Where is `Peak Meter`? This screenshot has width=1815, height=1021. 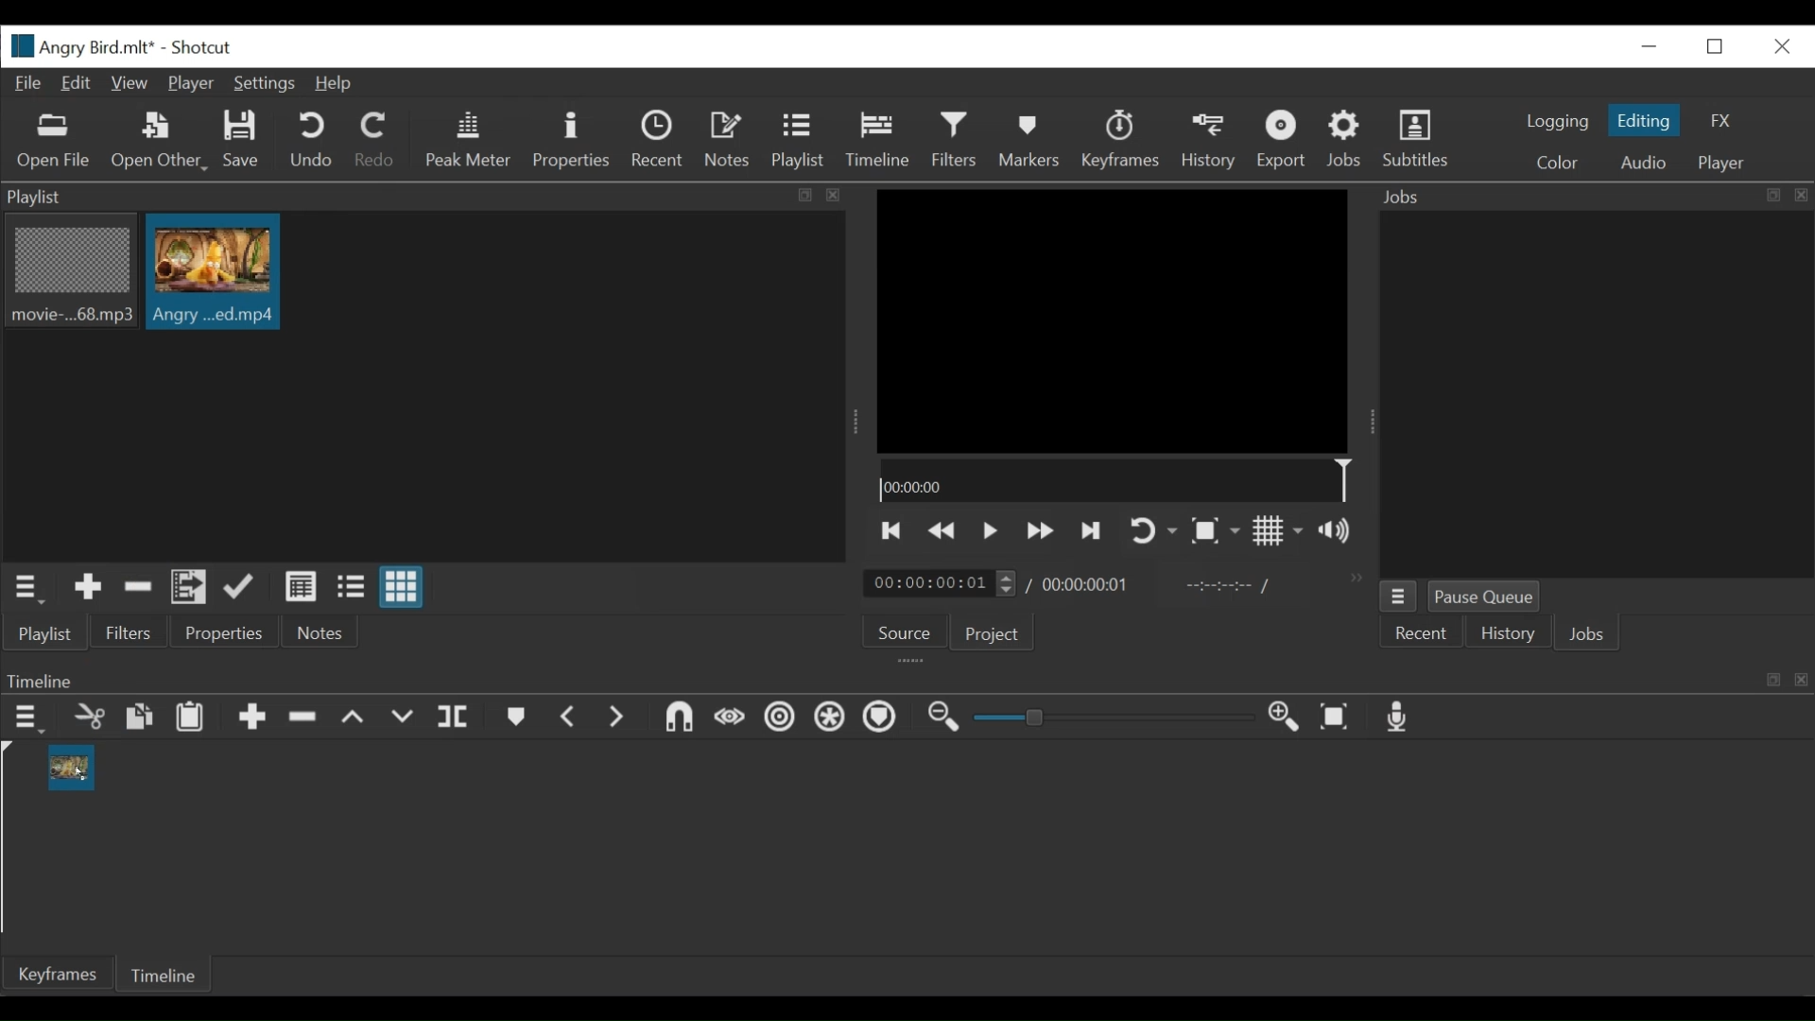 Peak Meter is located at coordinates (469, 140).